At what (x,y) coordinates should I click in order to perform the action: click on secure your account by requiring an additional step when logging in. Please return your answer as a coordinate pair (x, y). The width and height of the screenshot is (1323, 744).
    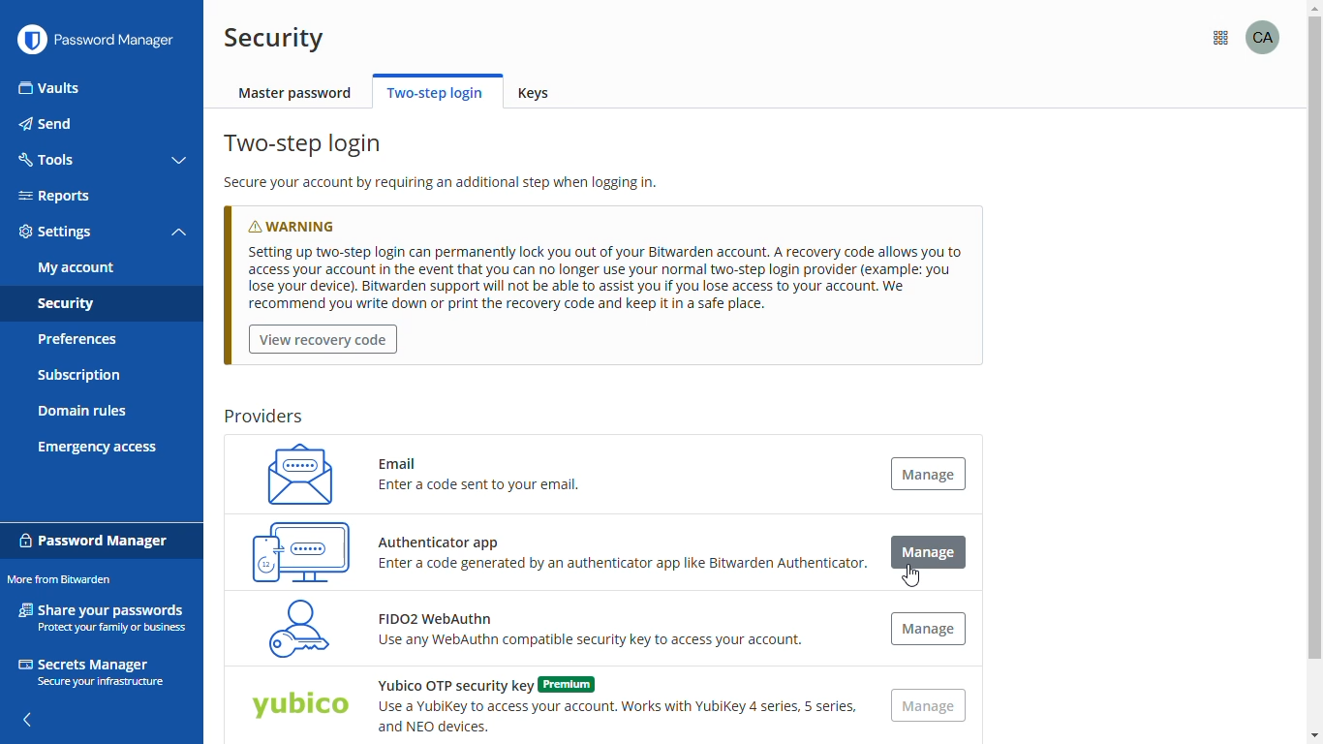
    Looking at the image, I should click on (443, 185).